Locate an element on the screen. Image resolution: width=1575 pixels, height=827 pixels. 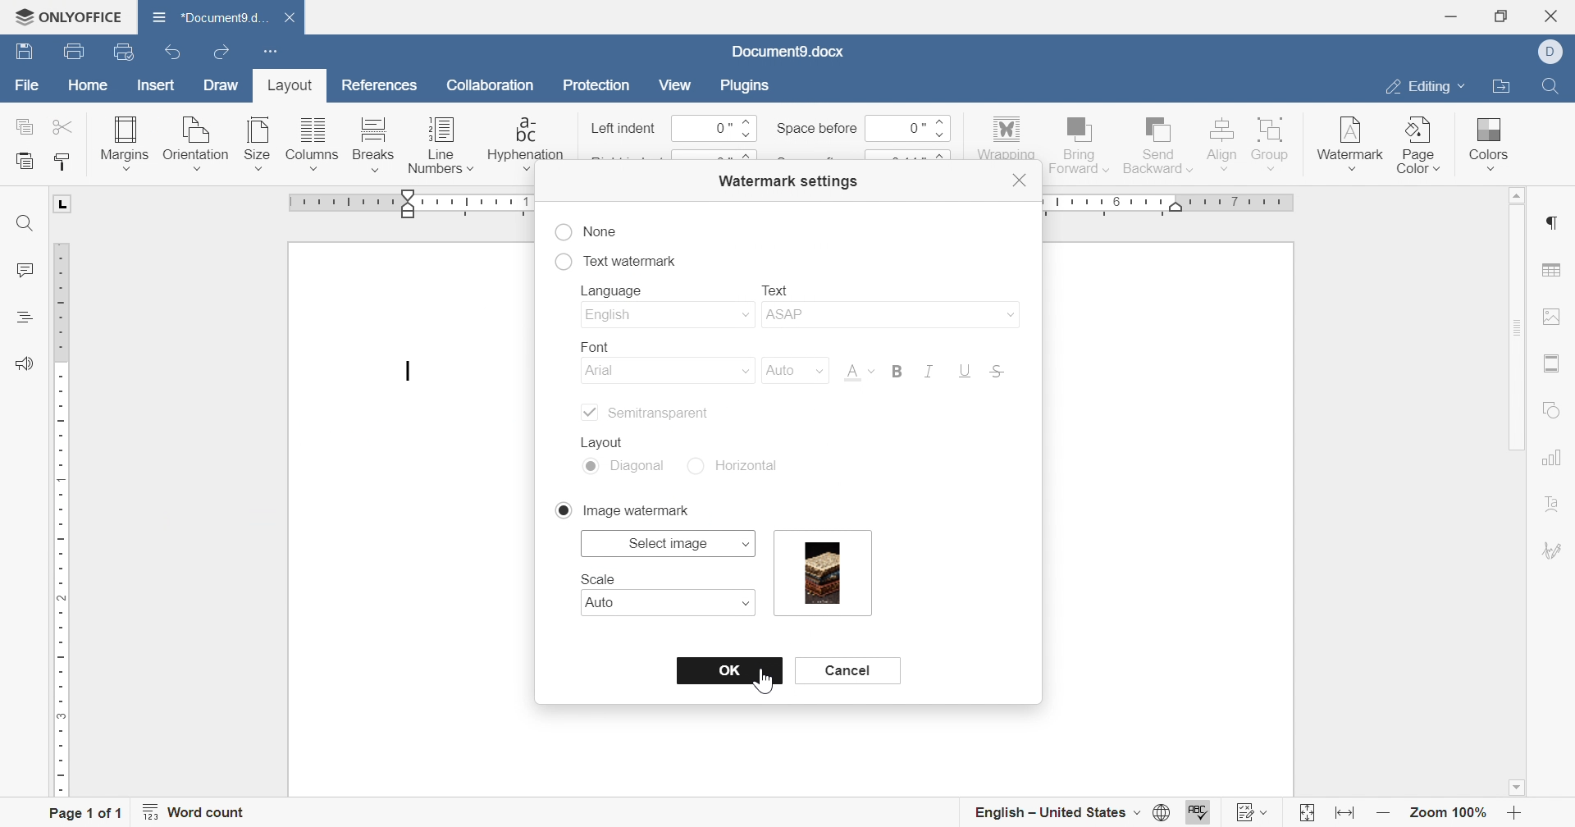
save is located at coordinates (21, 53).